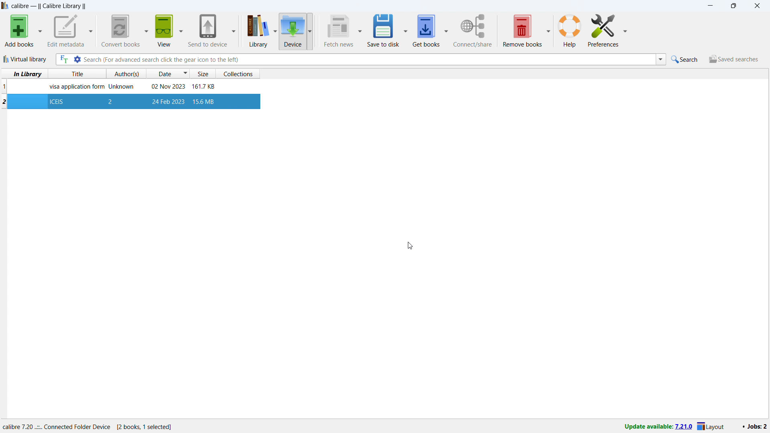  What do you see at coordinates (49, 6) in the screenshot?
I see `title` at bounding box center [49, 6].